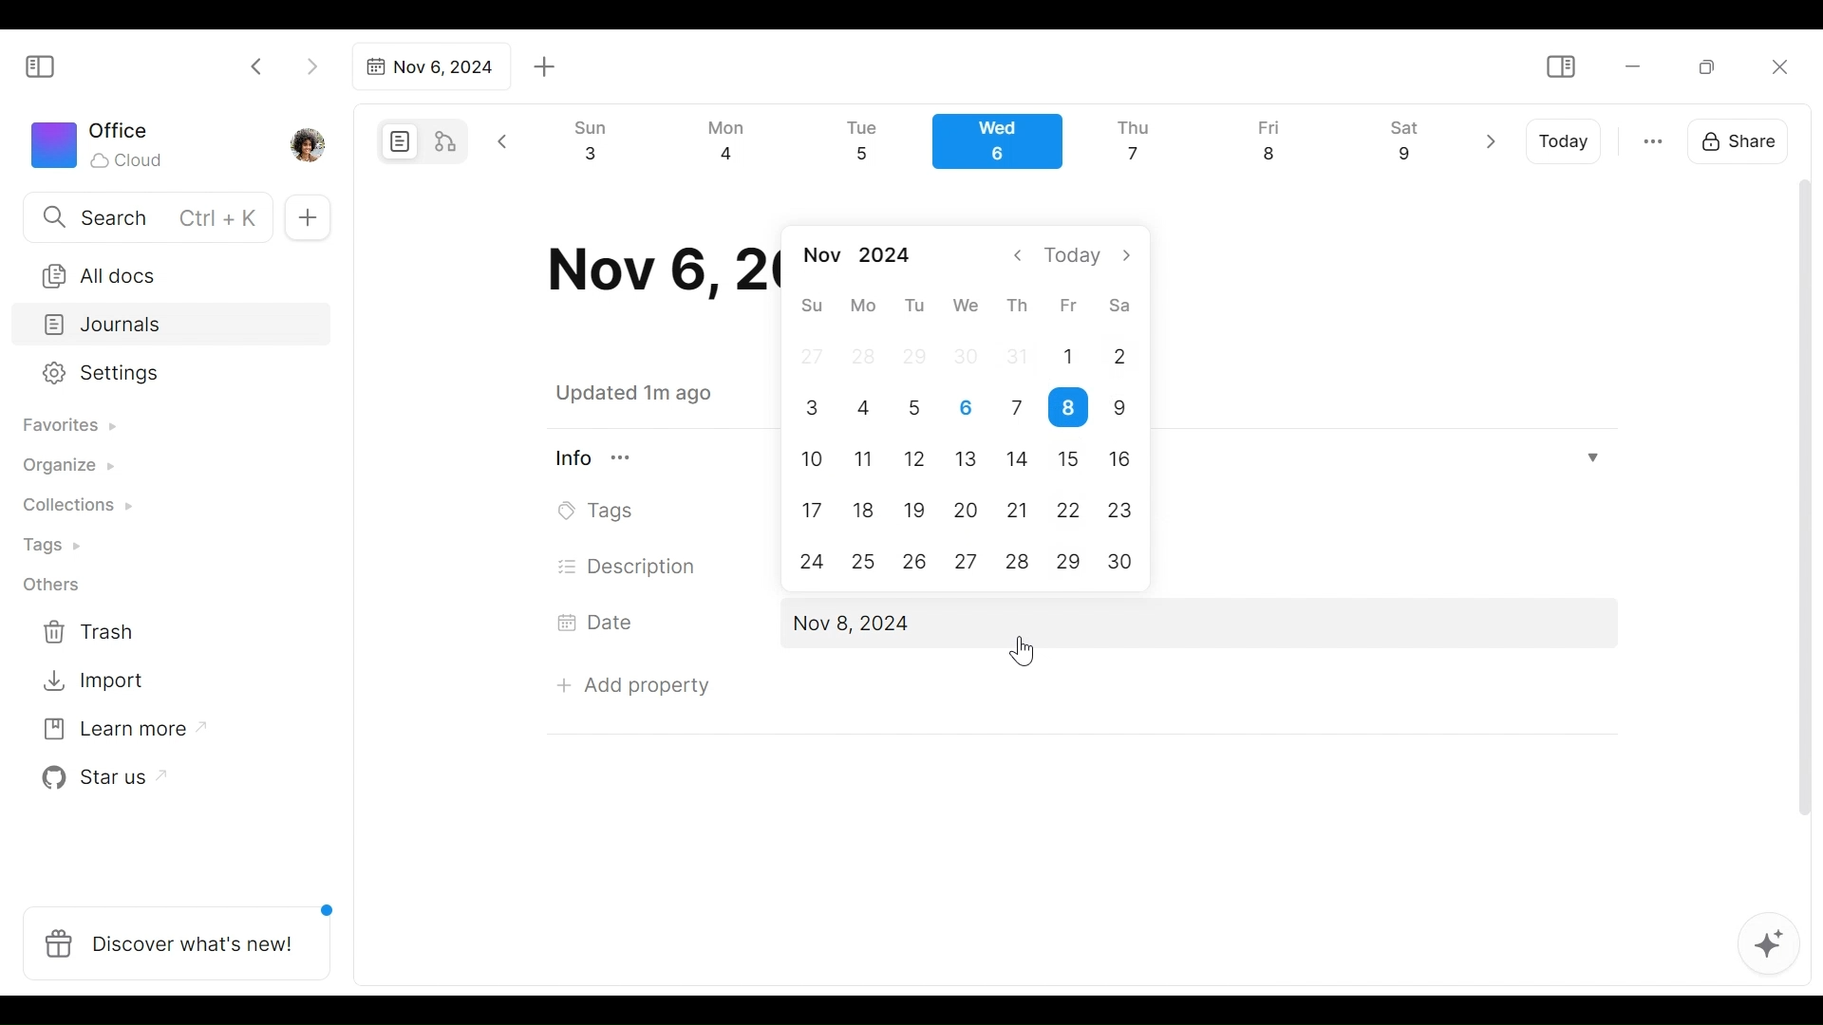  What do you see at coordinates (397, 141) in the screenshot?
I see `Page mode` at bounding box center [397, 141].